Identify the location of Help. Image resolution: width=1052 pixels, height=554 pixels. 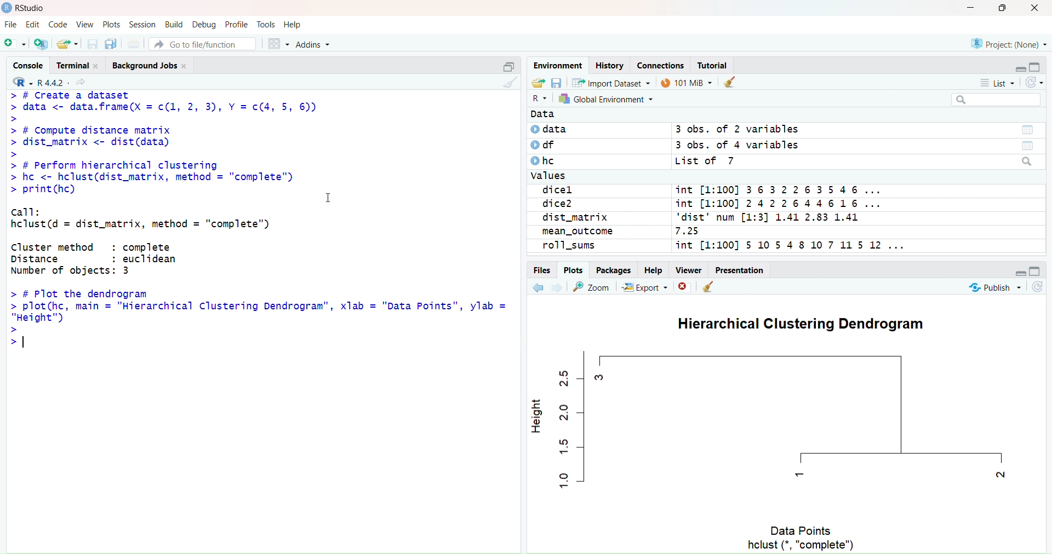
(654, 269).